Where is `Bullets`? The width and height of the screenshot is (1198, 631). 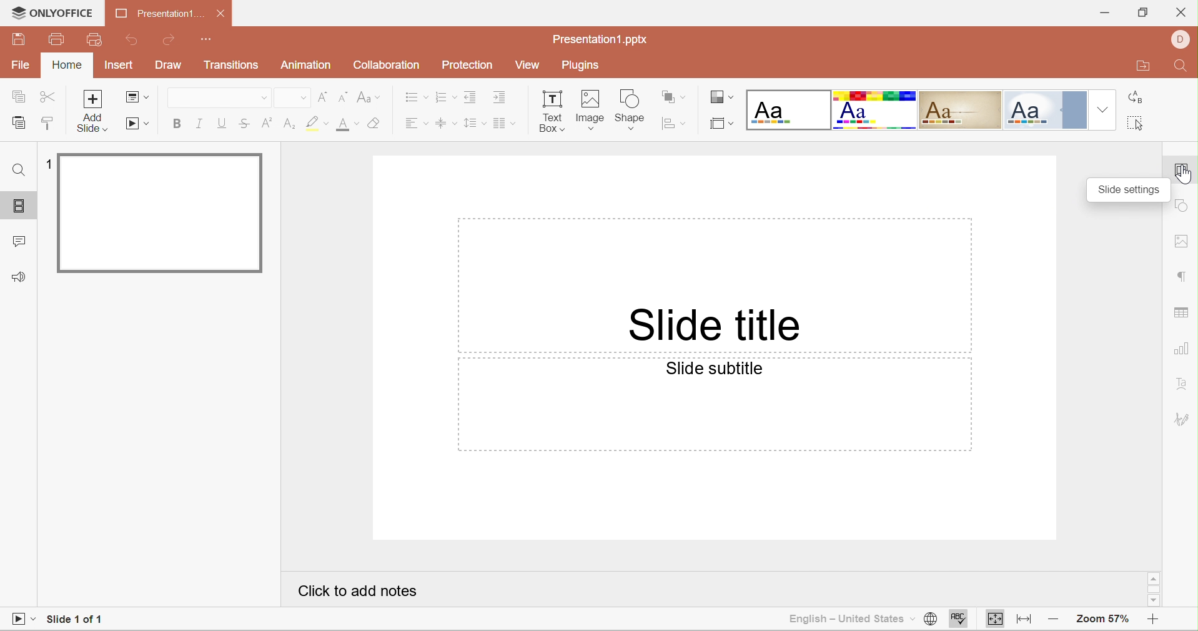
Bullets is located at coordinates (417, 96).